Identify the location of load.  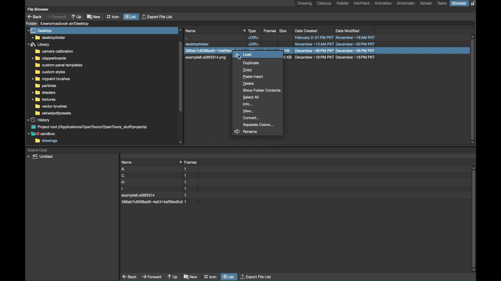
(257, 55).